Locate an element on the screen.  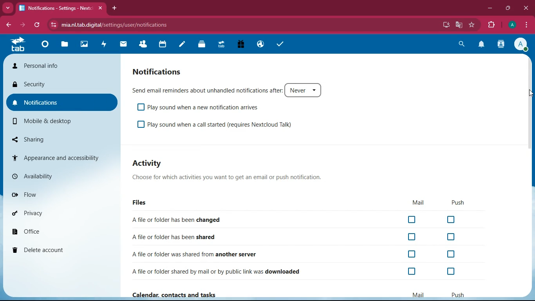
extensions is located at coordinates (492, 26).